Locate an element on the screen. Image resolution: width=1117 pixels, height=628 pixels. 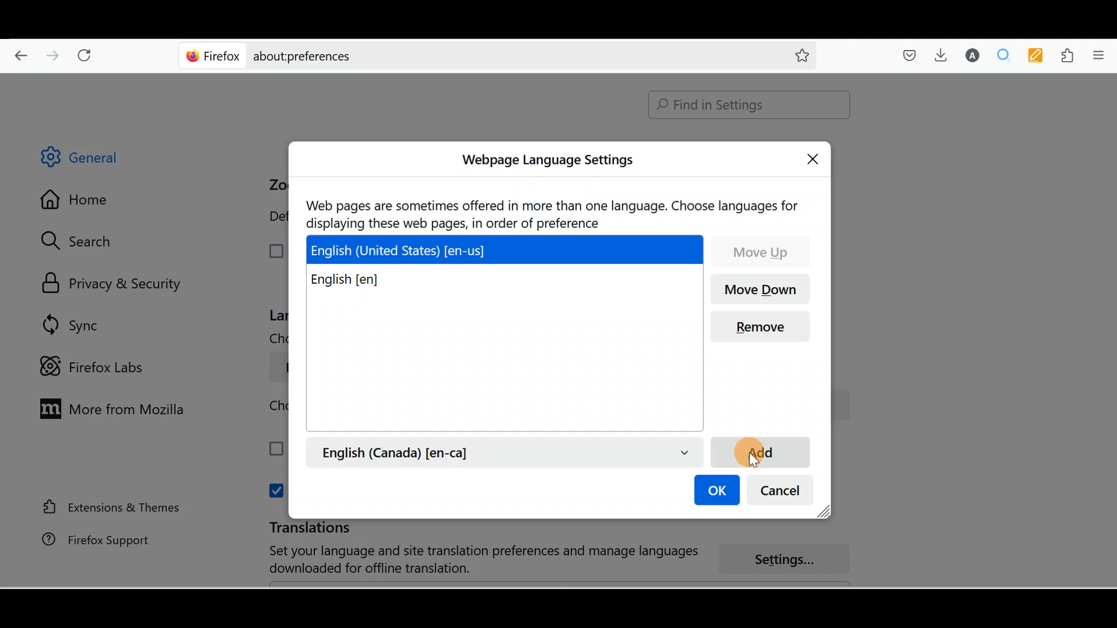
Firefox labs is located at coordinates (95, 367).